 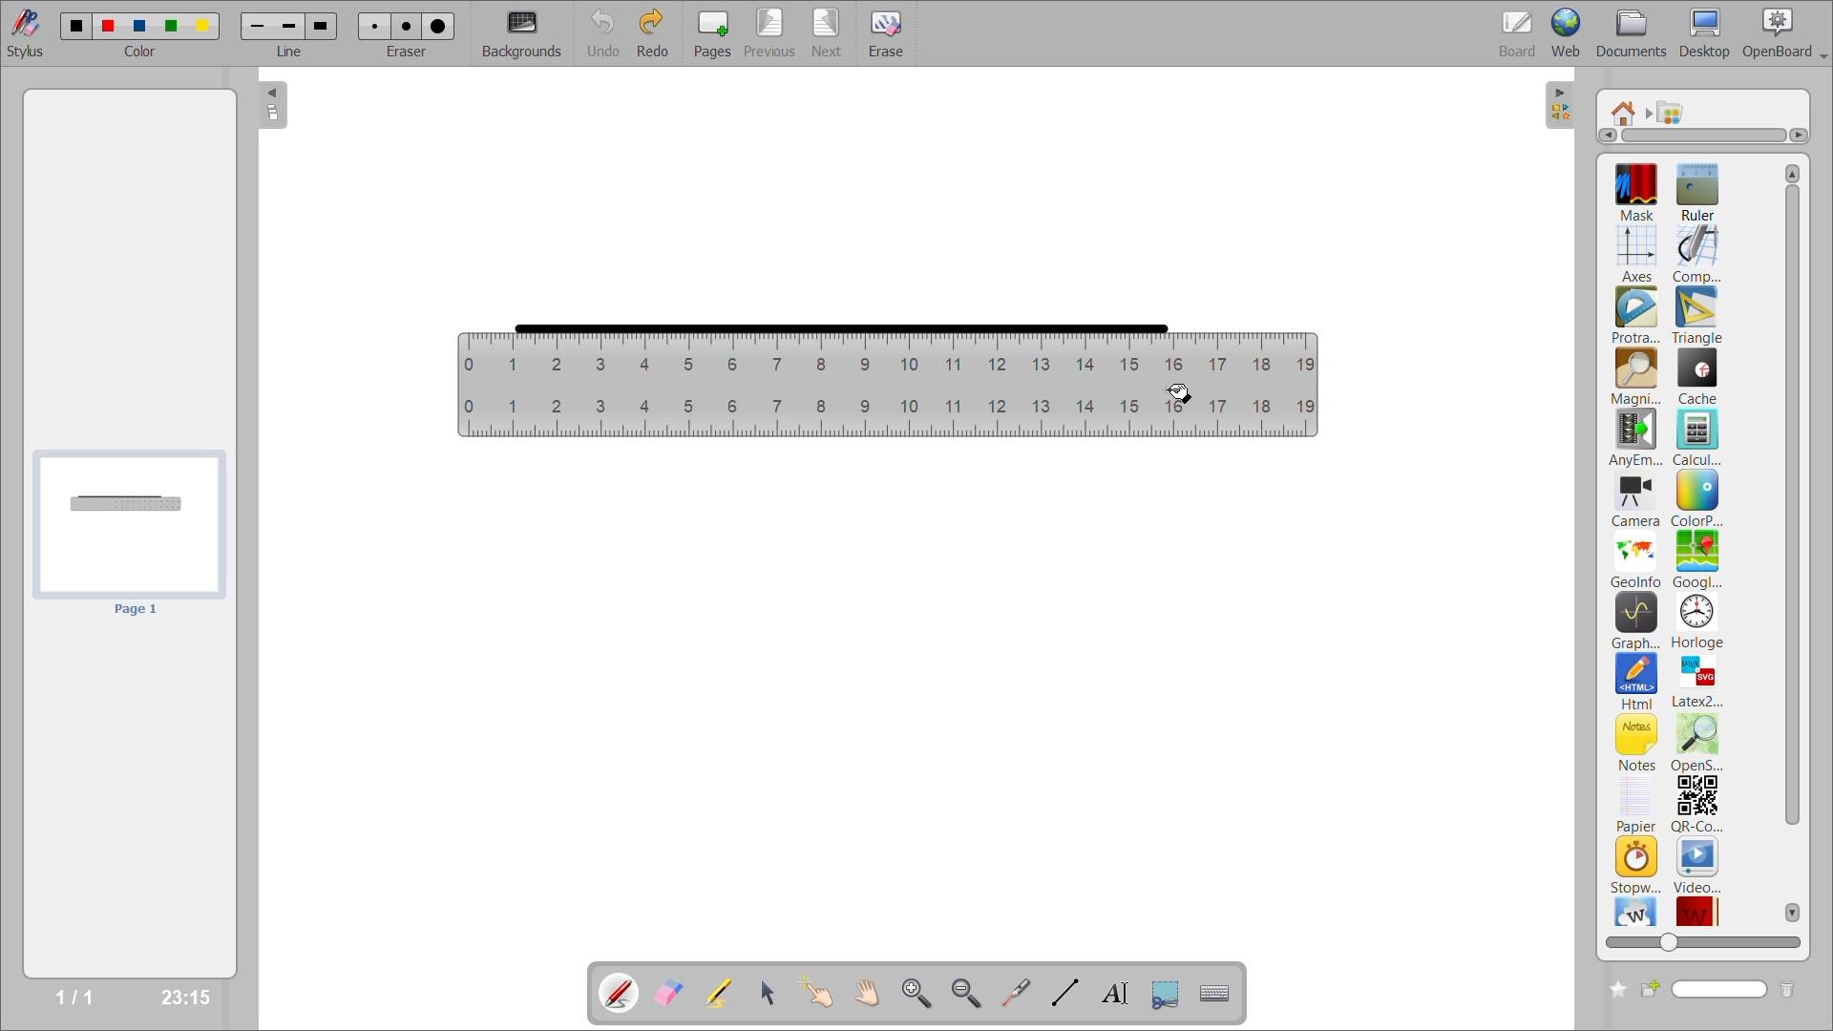 What do you see at coordinates (1614, 990) in the screenshot?
I see `create new folder` at bounding box center [1614, 990].